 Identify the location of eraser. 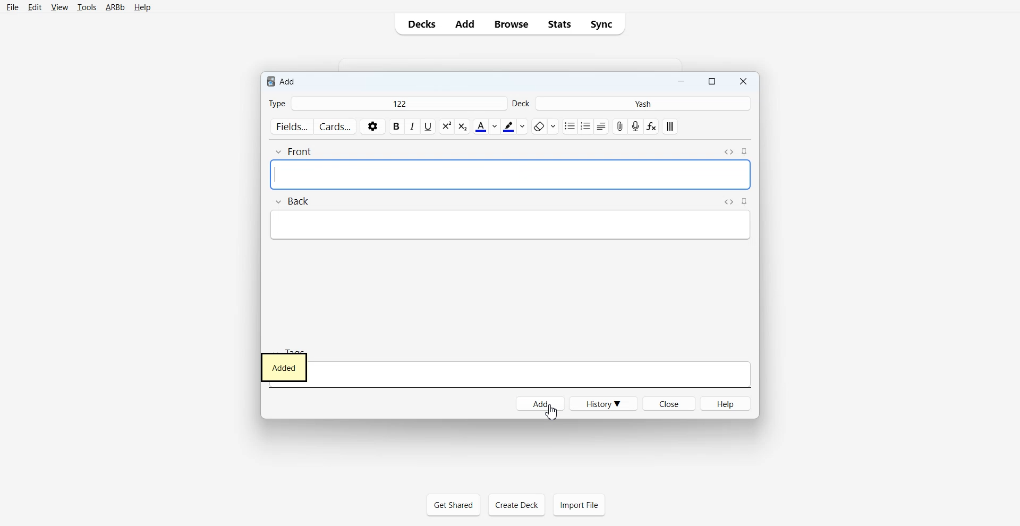
(546, 126).